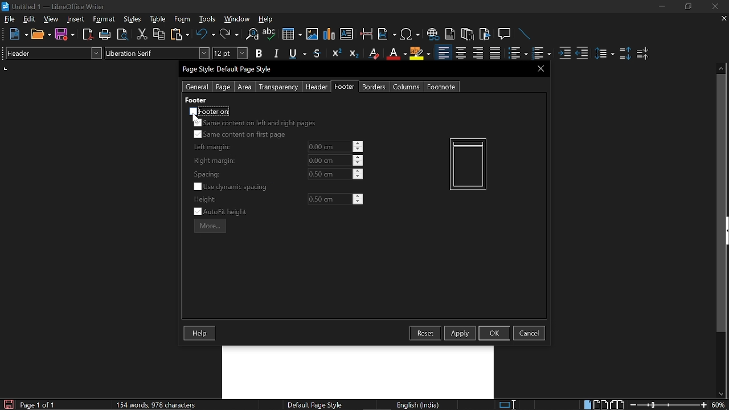 The width and height of the screenshot is (729, 410). I want to click on NEw, so click(18, 34).